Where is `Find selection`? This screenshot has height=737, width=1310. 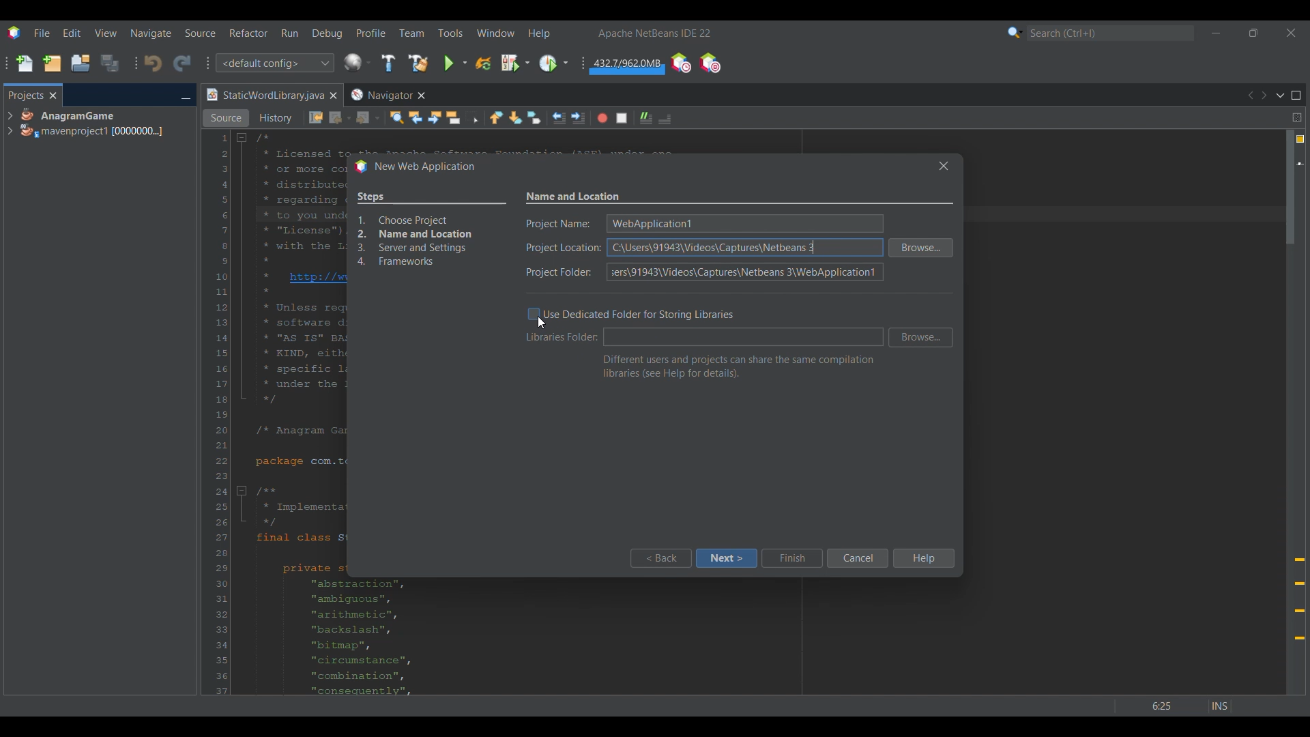
Find selection is located at coordinates (396, 117).